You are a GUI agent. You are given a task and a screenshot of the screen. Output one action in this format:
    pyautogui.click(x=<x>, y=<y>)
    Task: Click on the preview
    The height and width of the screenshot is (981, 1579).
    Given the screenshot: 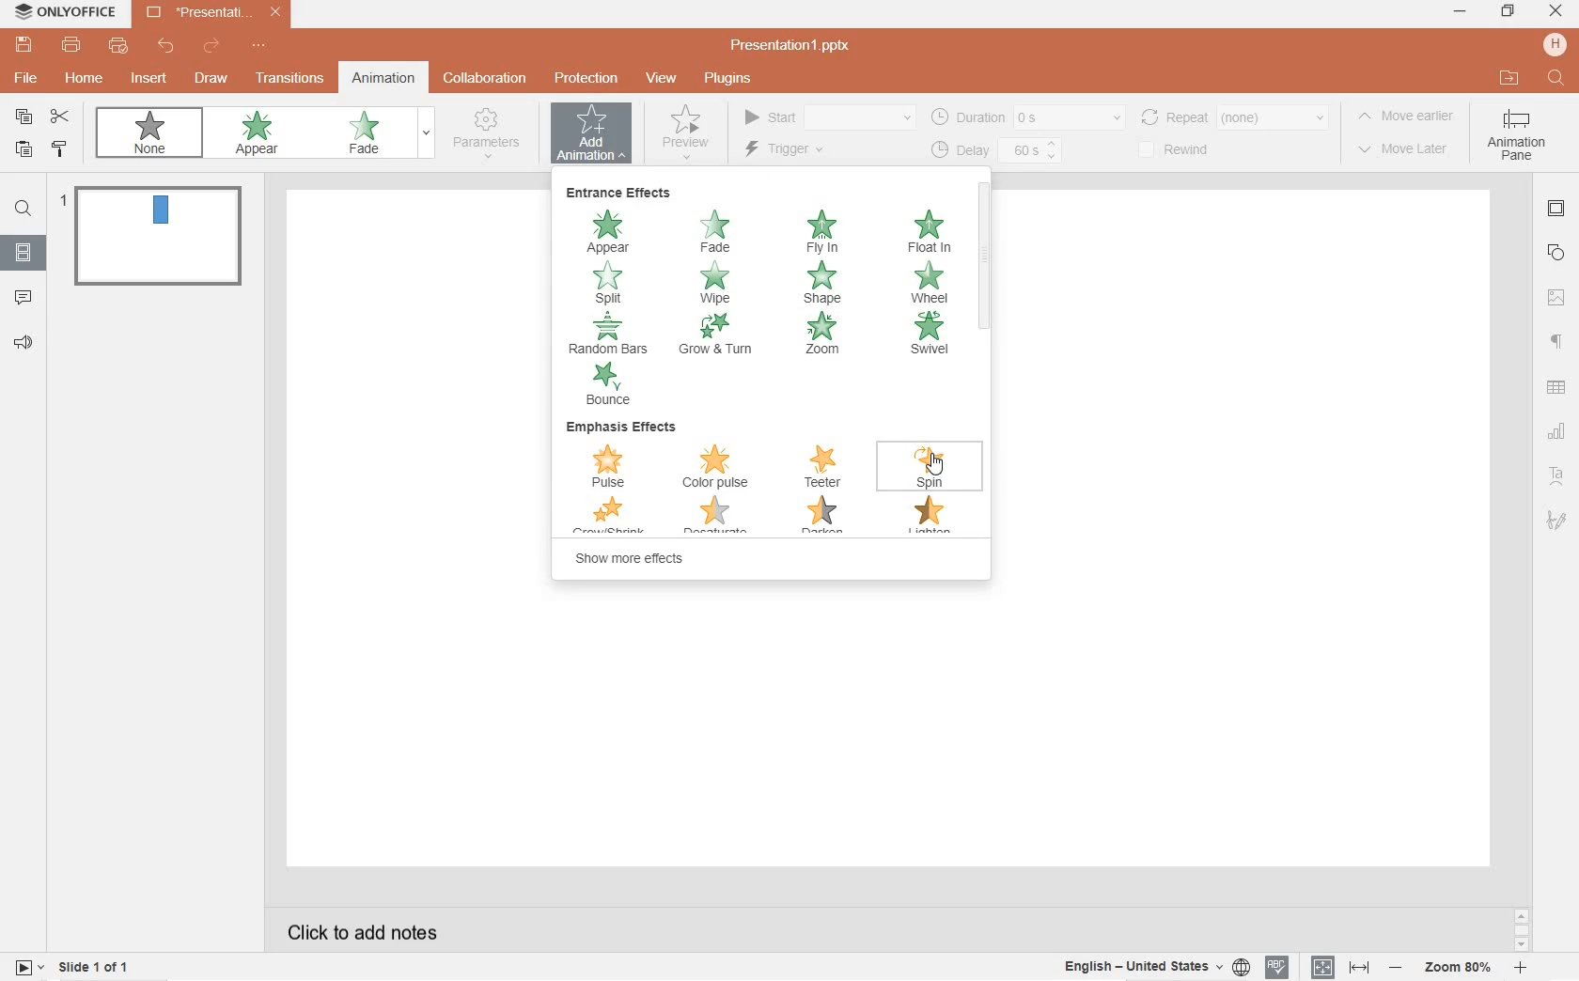 What is the action you would take?
    pyautogui.click(x=685, y=131)
    